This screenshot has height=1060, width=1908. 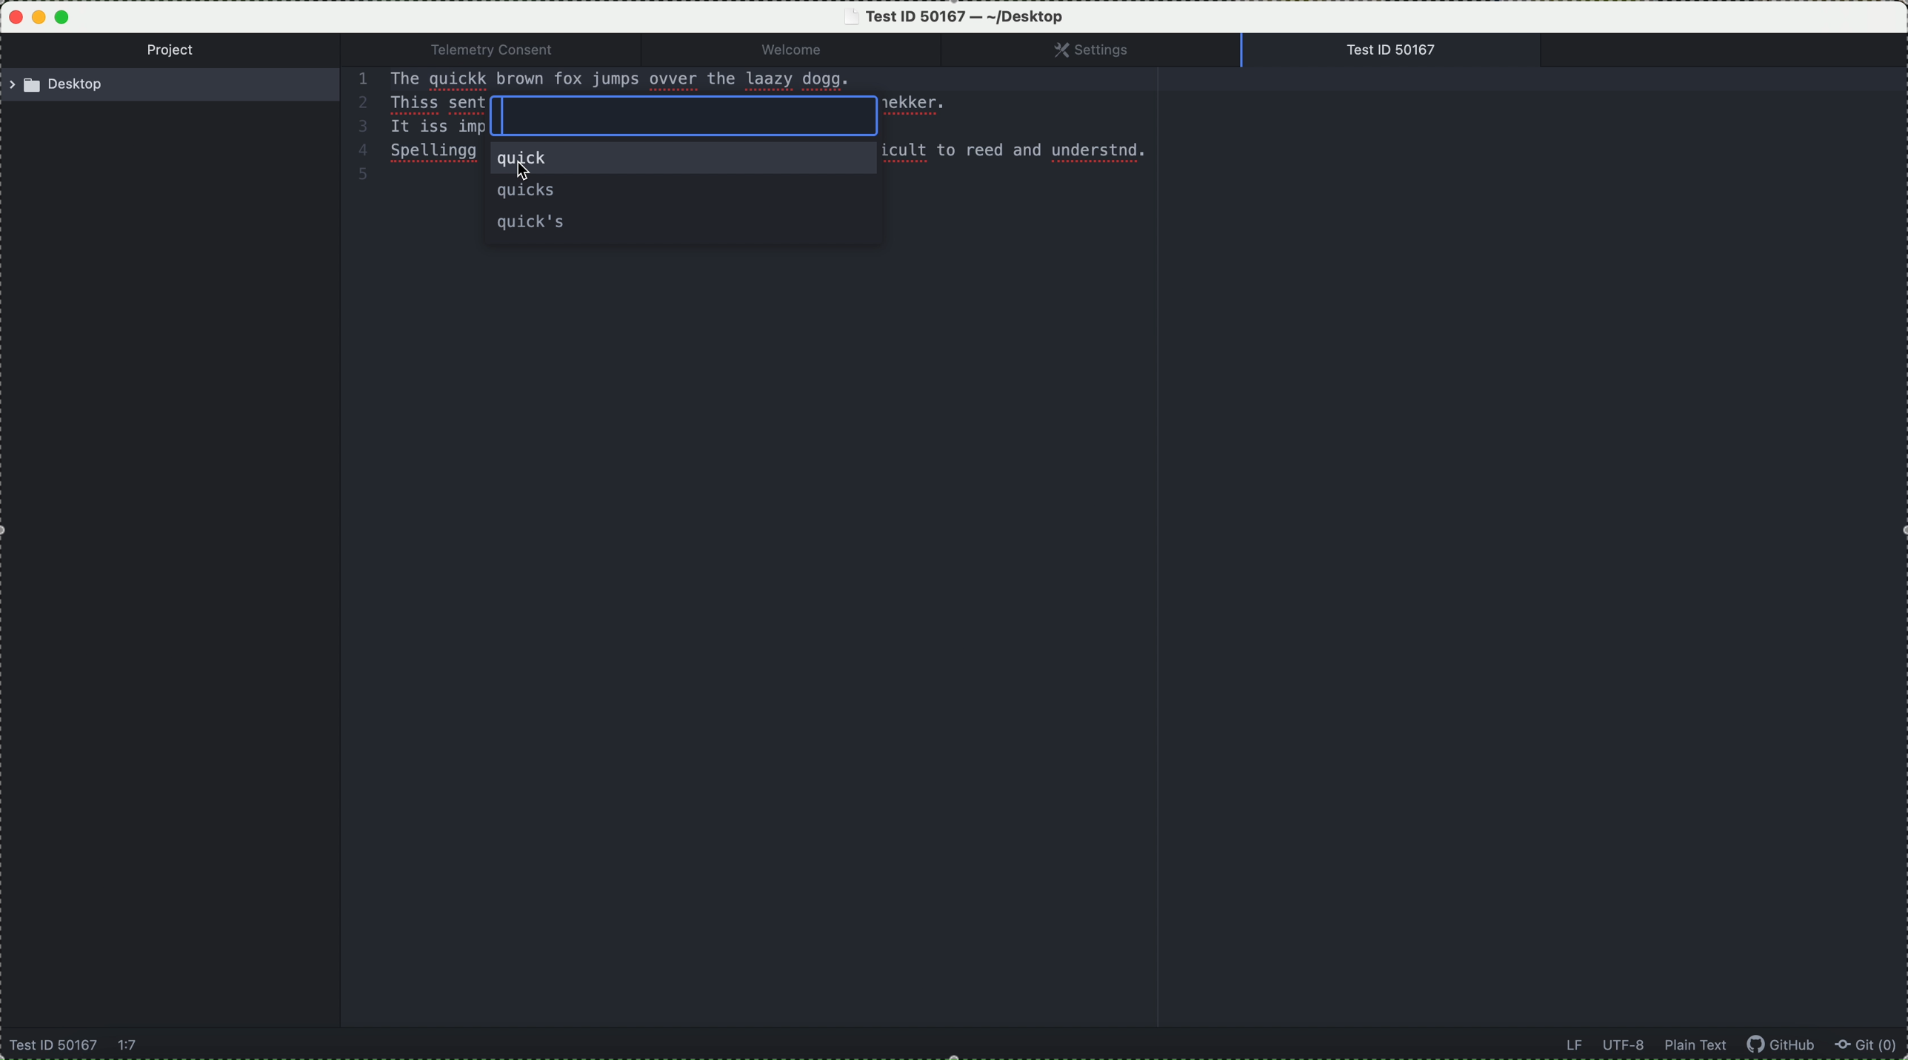 I want to click on project, so click(x=176, y=52).